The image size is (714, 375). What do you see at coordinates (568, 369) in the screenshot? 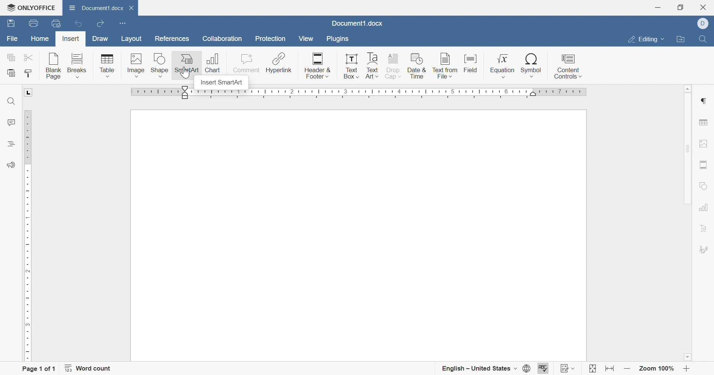
I see `Track changes` at bounding box center [568, 369].